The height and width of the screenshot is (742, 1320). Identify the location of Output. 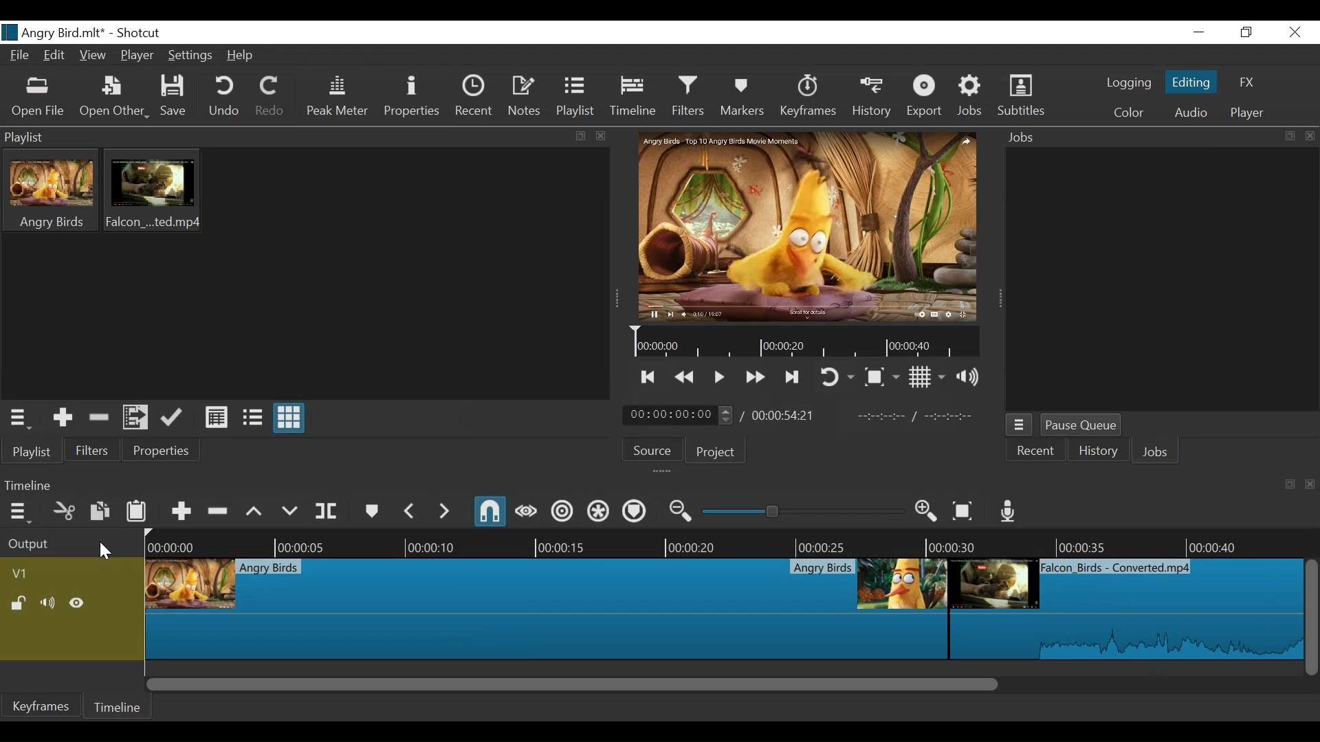
(70, 542).